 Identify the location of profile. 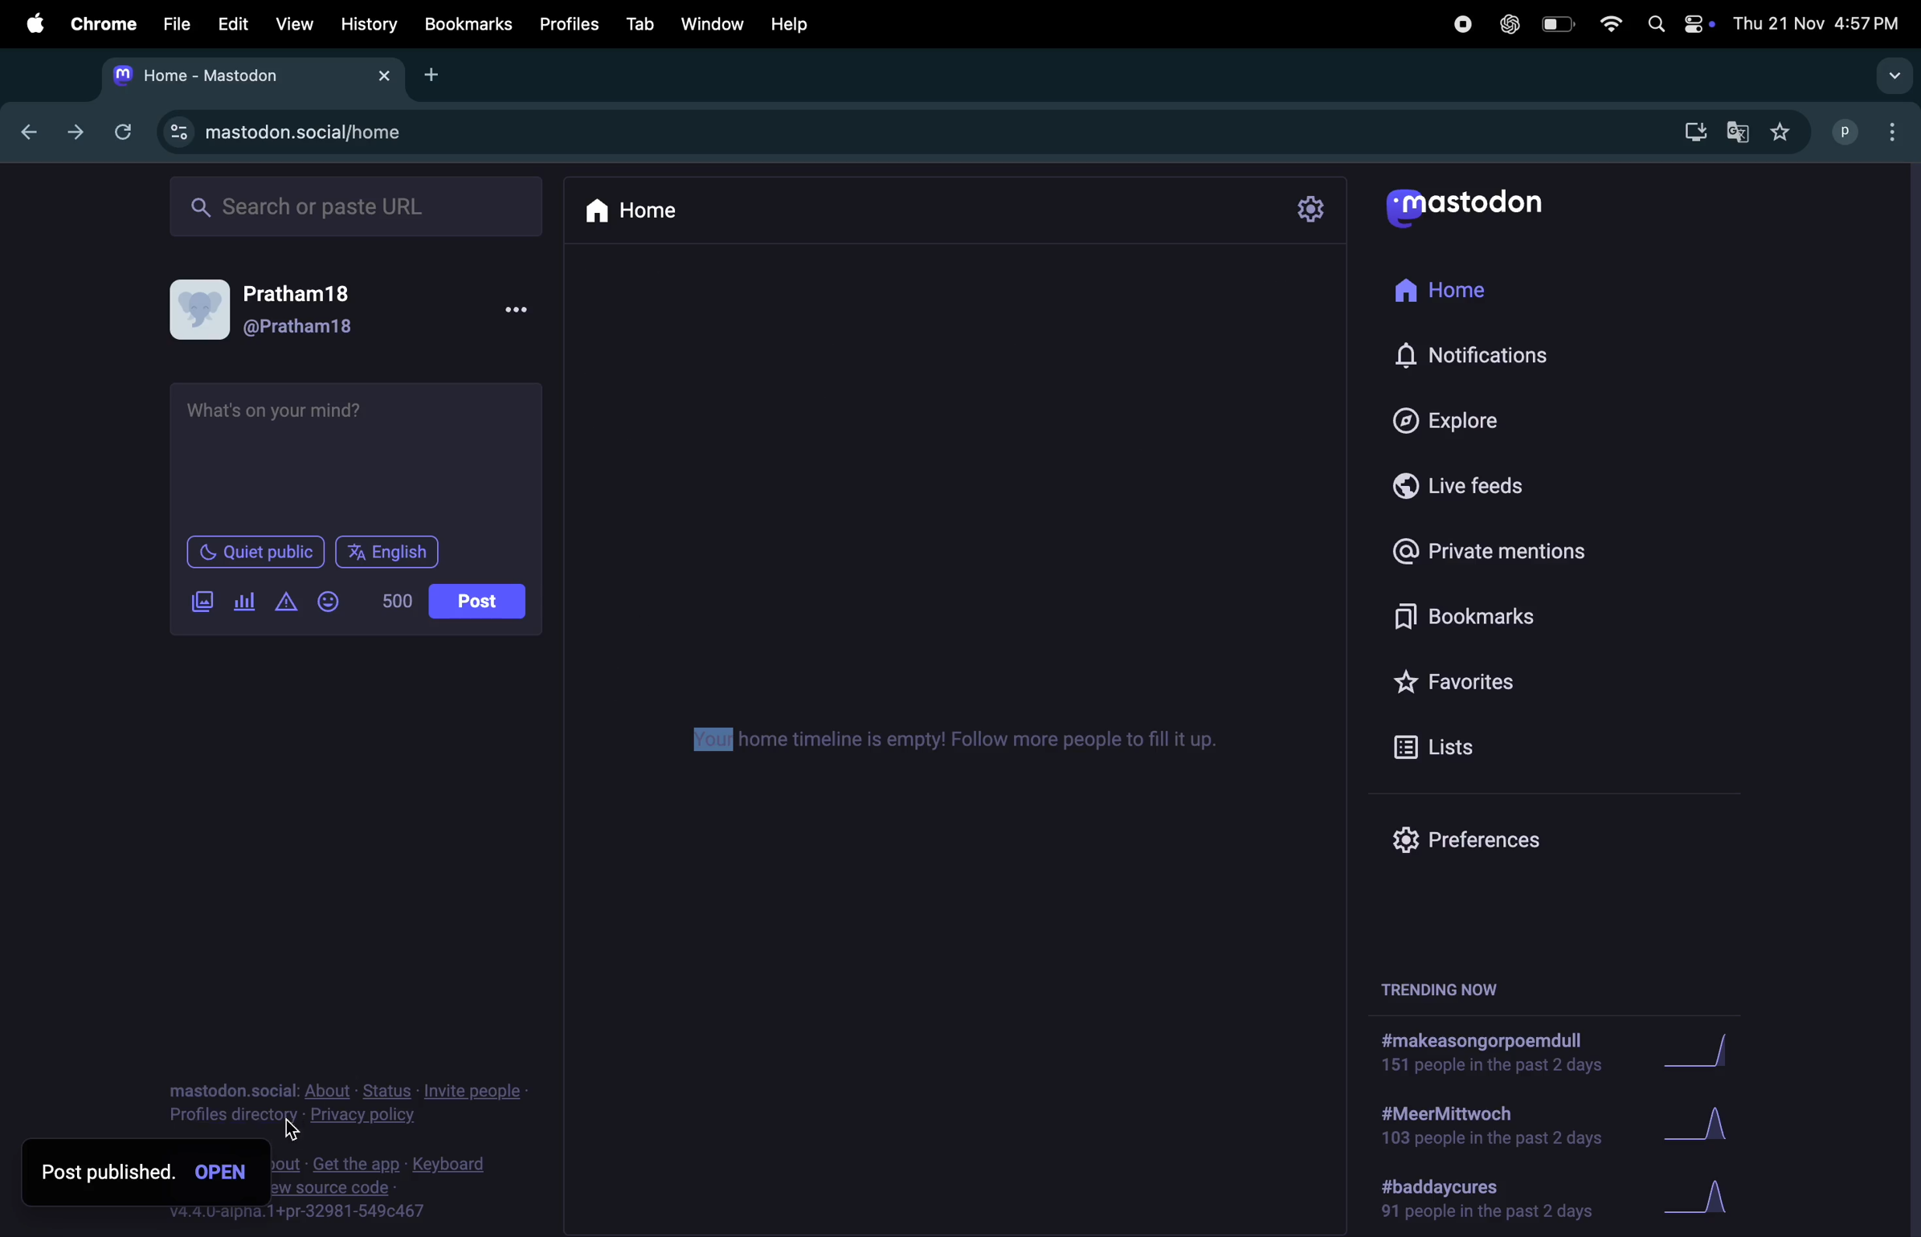
(1838, 130).